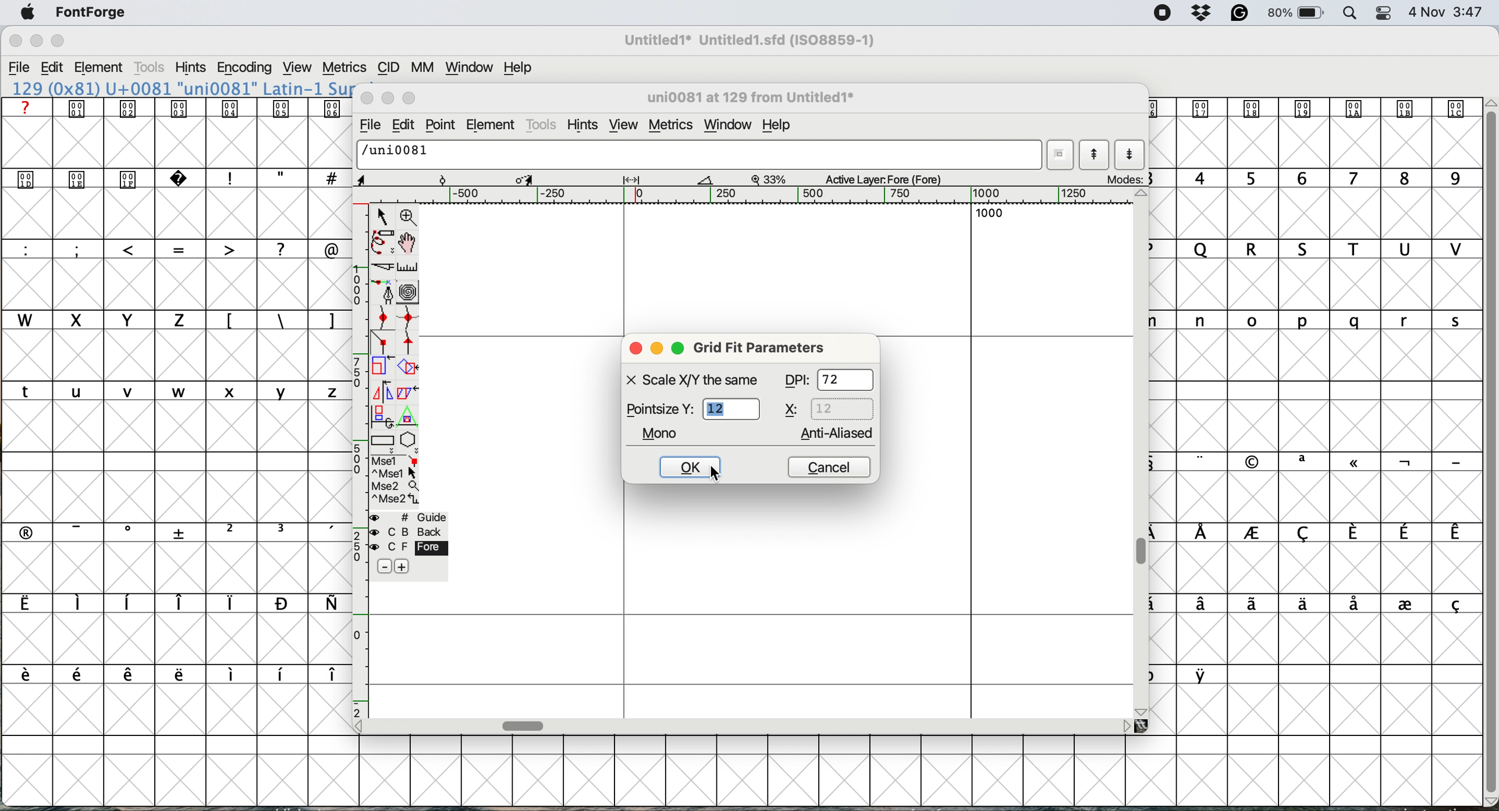 This screenshot has width=1499, height=811. What do you see at coordinates (38, 41) in the screenshot?
I see `Minimize` at bounding box center [38, 41].